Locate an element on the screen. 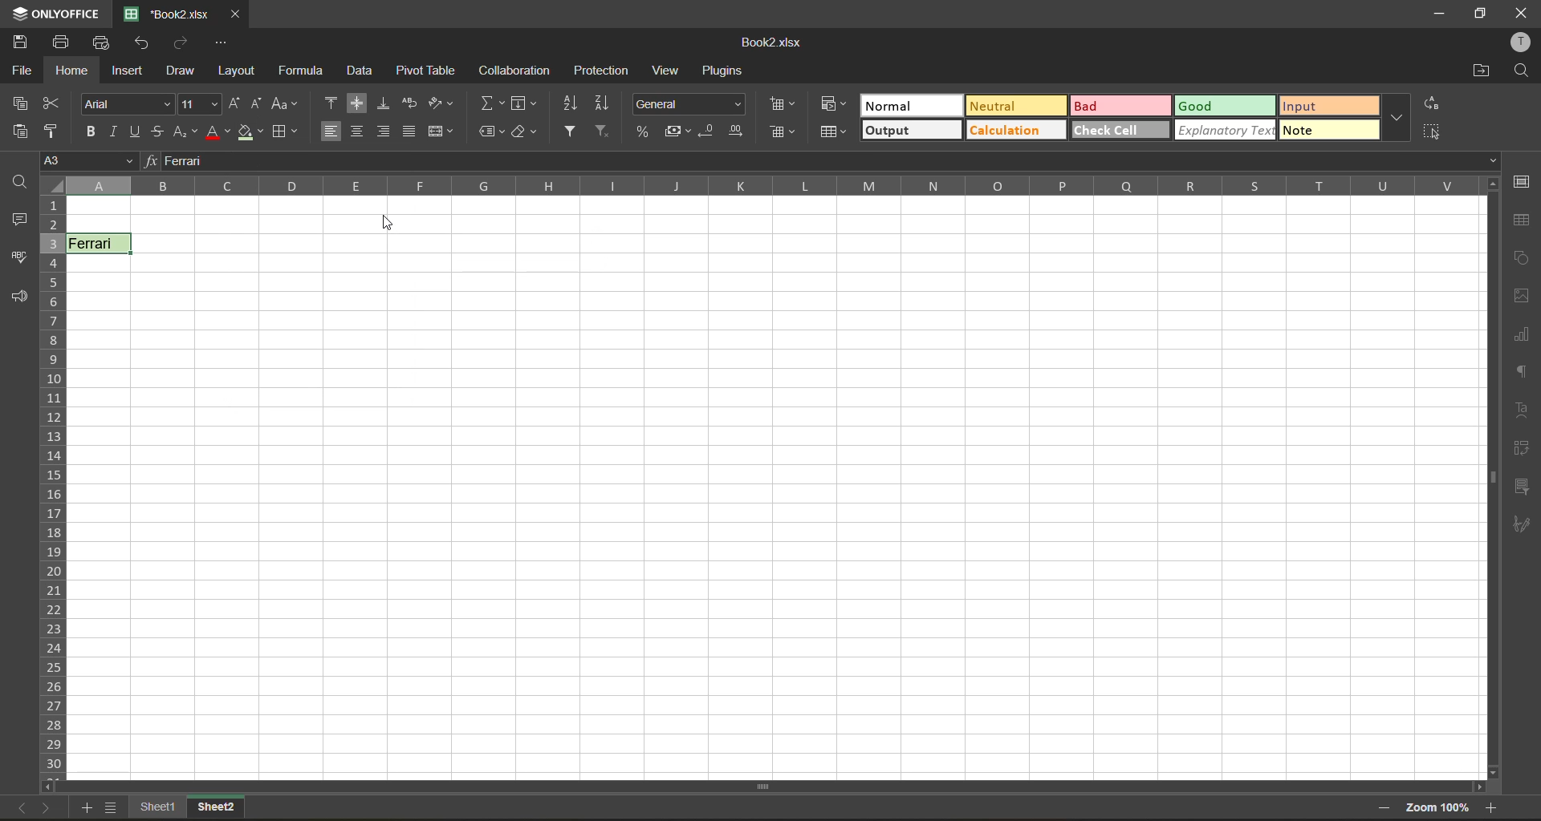 The height and width of the screenshot is (821, 1541). align right is located at coordinates (382, 131).